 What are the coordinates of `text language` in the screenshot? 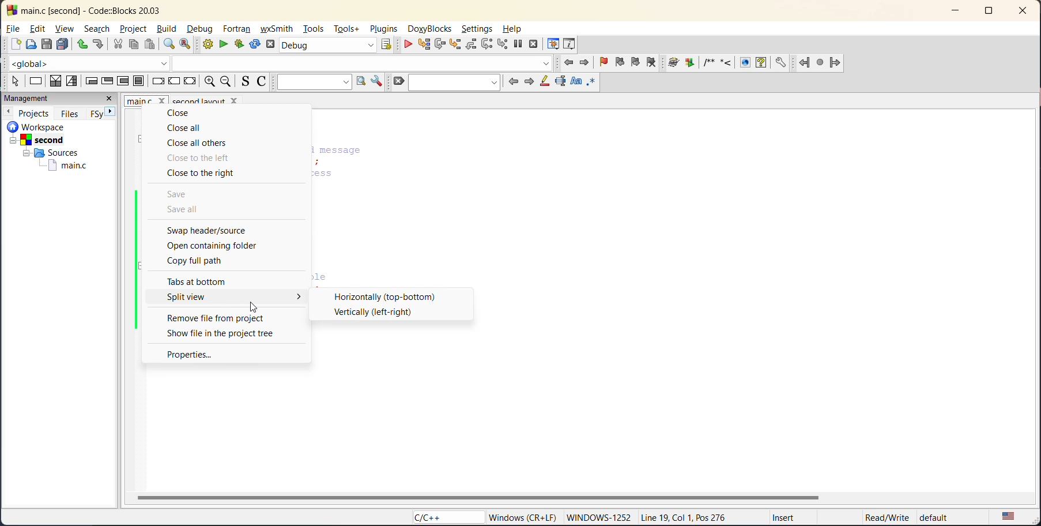 It's located at (1010, 517).